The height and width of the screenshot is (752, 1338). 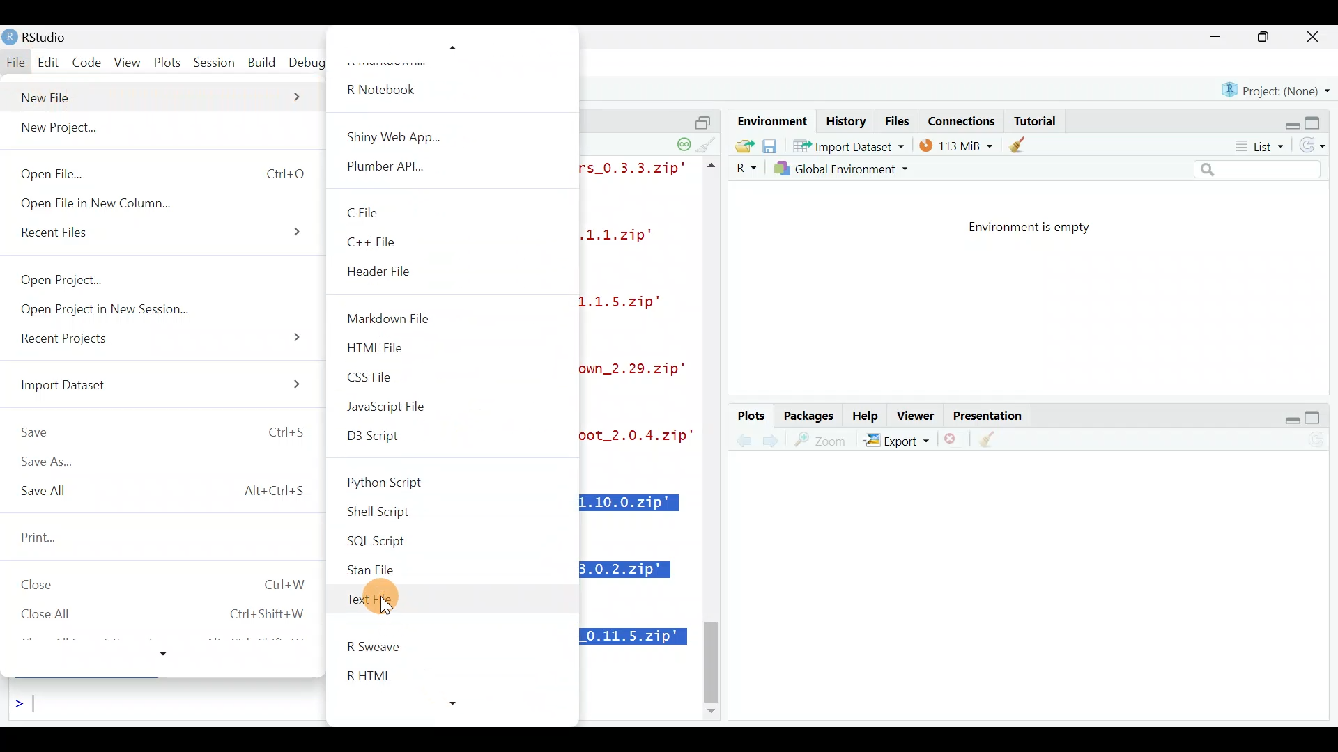 What do you see at coordinates (51, 63) in the screenshot?
I see `Edit` at bounding box center [51, 63].